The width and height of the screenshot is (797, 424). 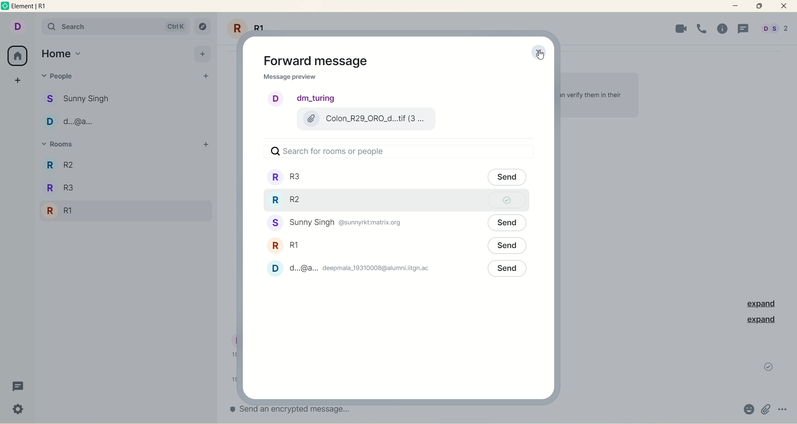 I want to click on cursor, so click(x=540, y=56).